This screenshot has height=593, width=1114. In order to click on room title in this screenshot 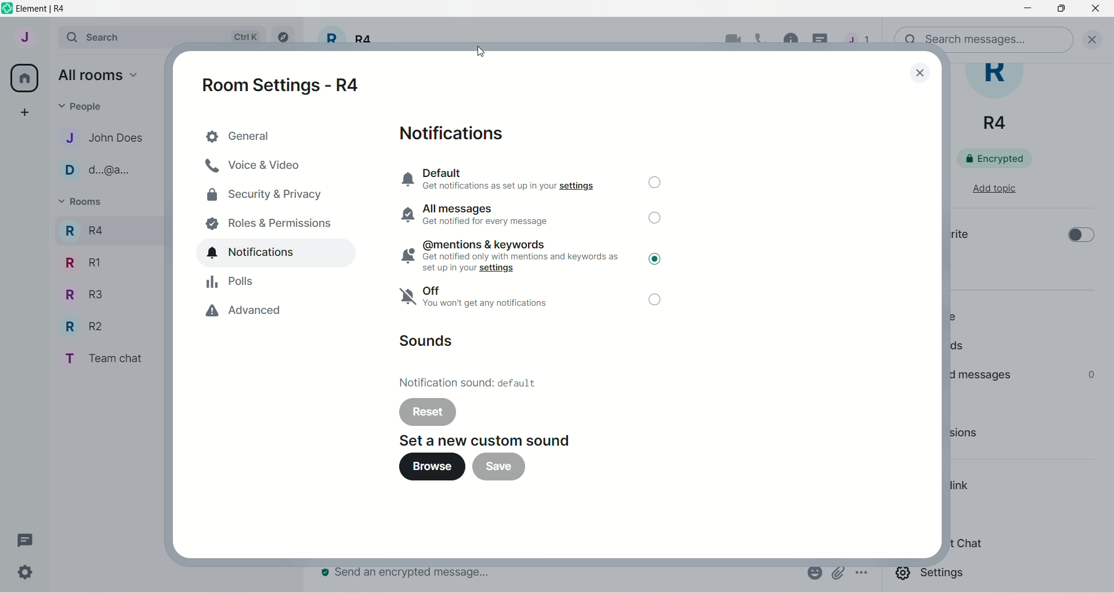, I will do `click(1001, 99)`.